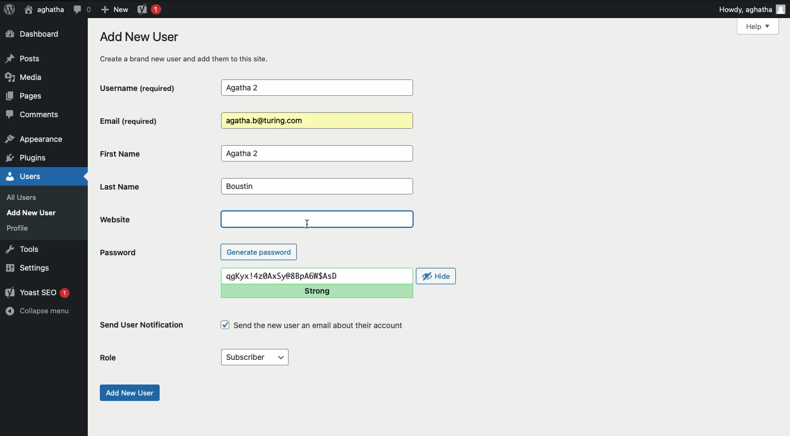 The image size is (790, 436). Describe the element at coordinates (9, 10) in the screenshot. I see `Logo` at that location.